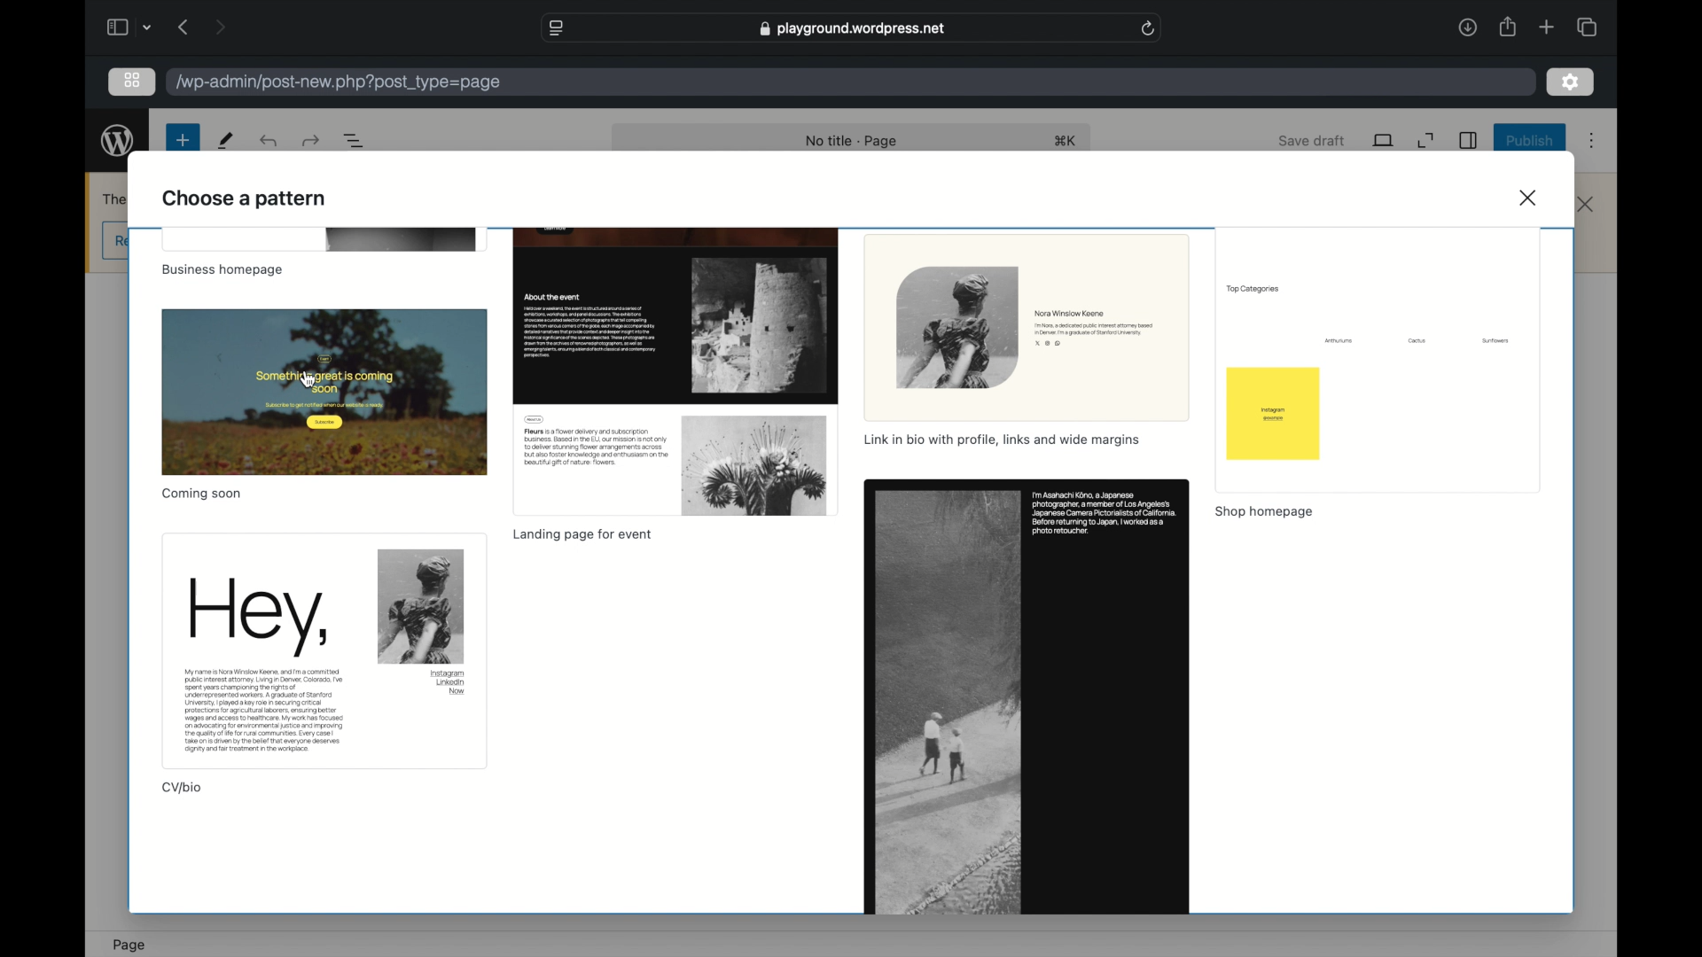 This screenshot has height=957, width=1702. What do you see at coordinates (1530, 197) in the screenshot?
I see `close` at bounding box center [1530, 197].